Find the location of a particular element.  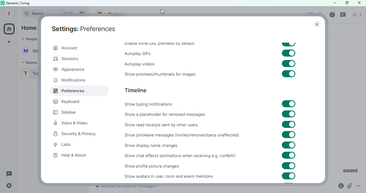

Room info is located at coordinates (333, 15).